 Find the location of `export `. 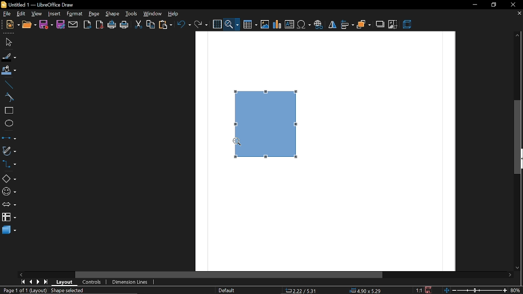

export  is located at coordinates (87, 25).